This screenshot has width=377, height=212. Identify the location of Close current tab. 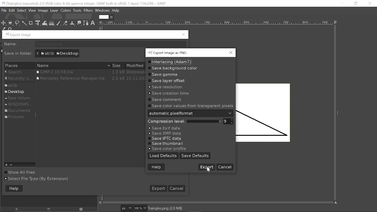
(112, 17).